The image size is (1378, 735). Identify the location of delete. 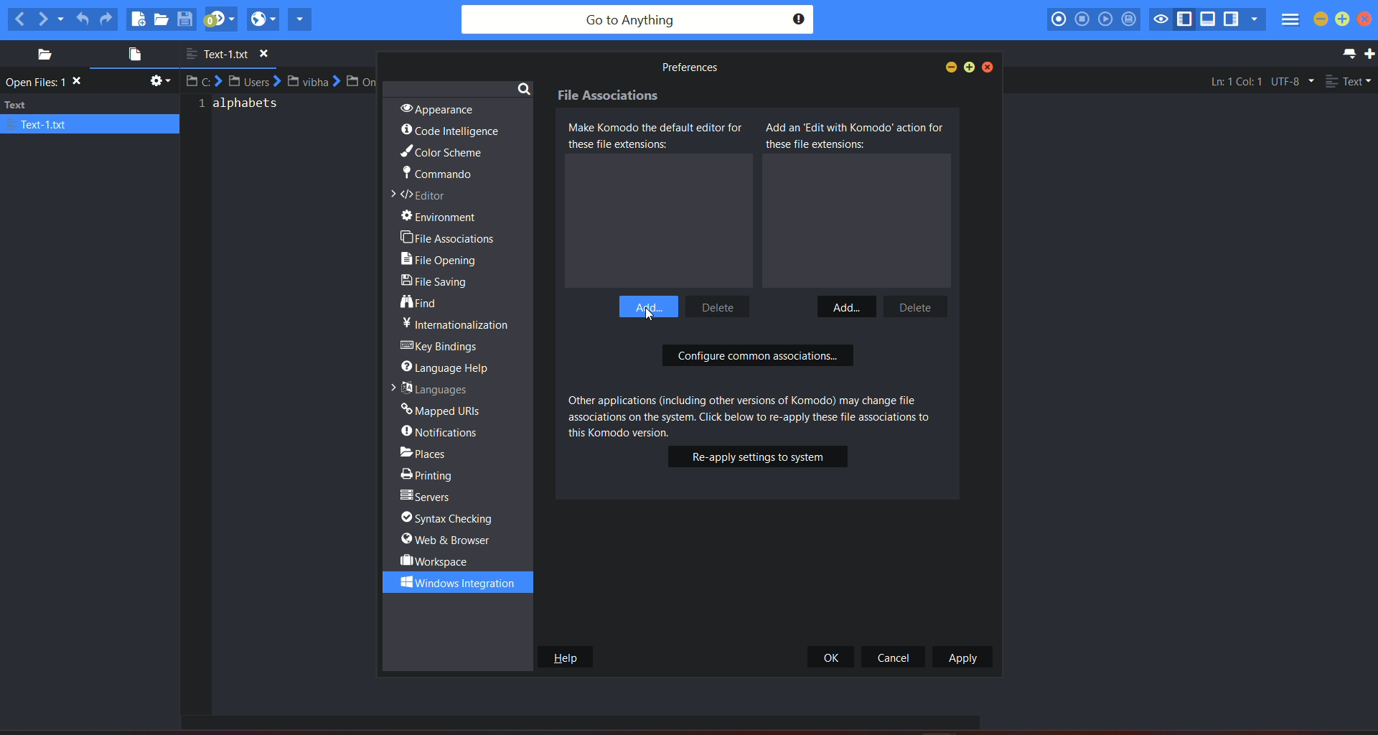
(722, 306).